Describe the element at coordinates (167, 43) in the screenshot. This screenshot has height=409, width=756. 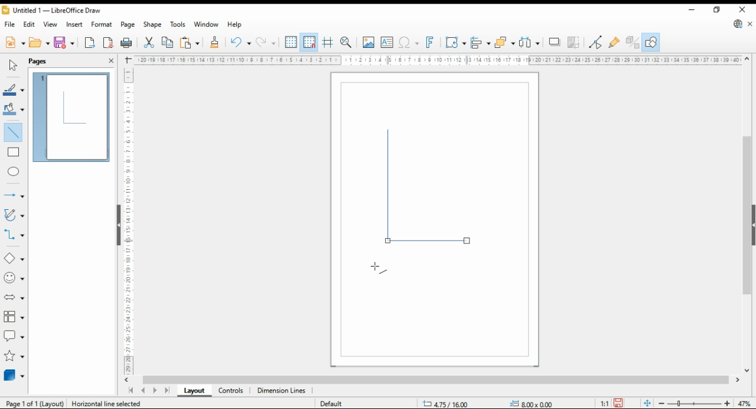
I see `copy` at that location.